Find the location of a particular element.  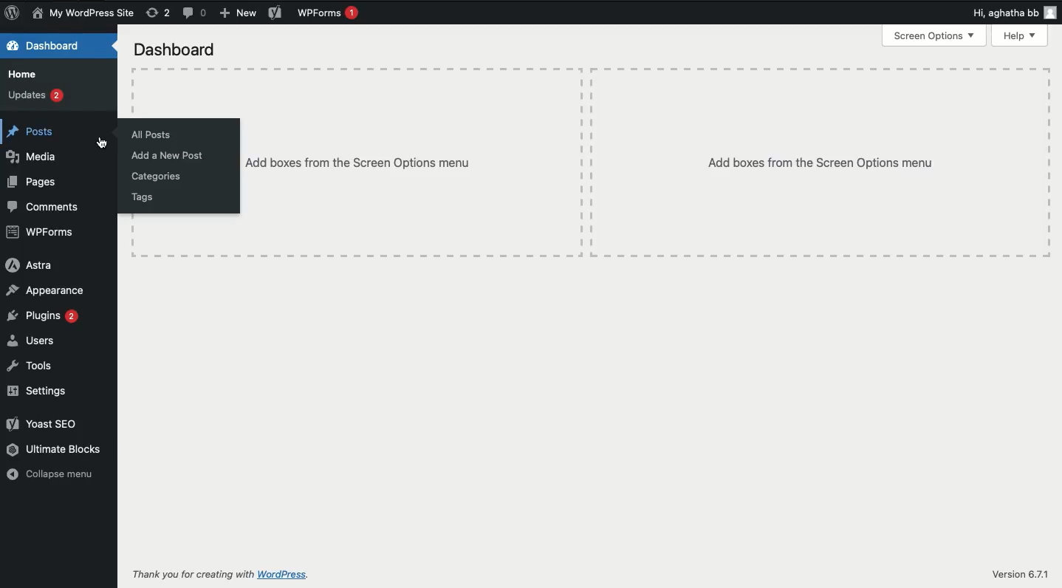

WPForms is located at coordinates (40, 233).